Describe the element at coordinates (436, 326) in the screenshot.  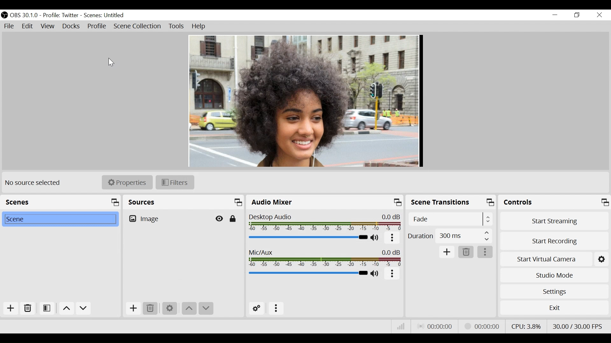
I see `Live Status` at that location.